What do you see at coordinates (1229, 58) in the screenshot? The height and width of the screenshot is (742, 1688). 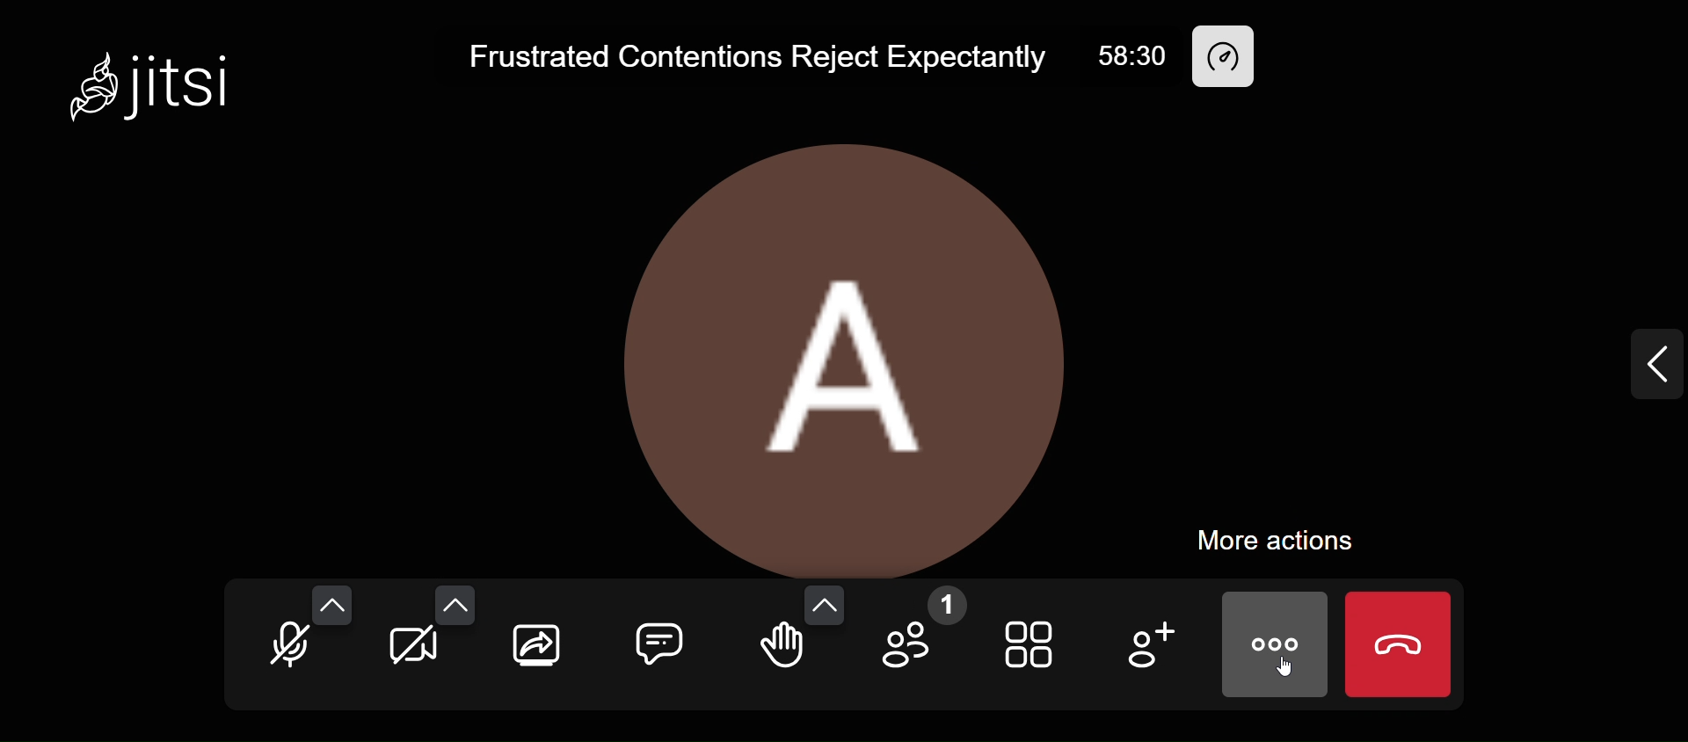 I see `performance setting` at bounding box center [1229, 58].